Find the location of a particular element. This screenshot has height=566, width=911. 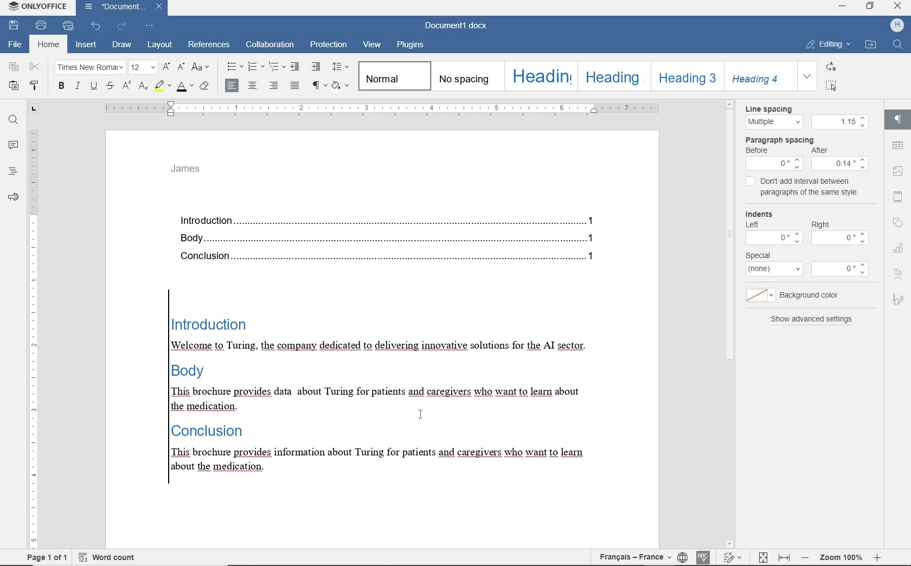

introduction is located at coordinates (394, 220).